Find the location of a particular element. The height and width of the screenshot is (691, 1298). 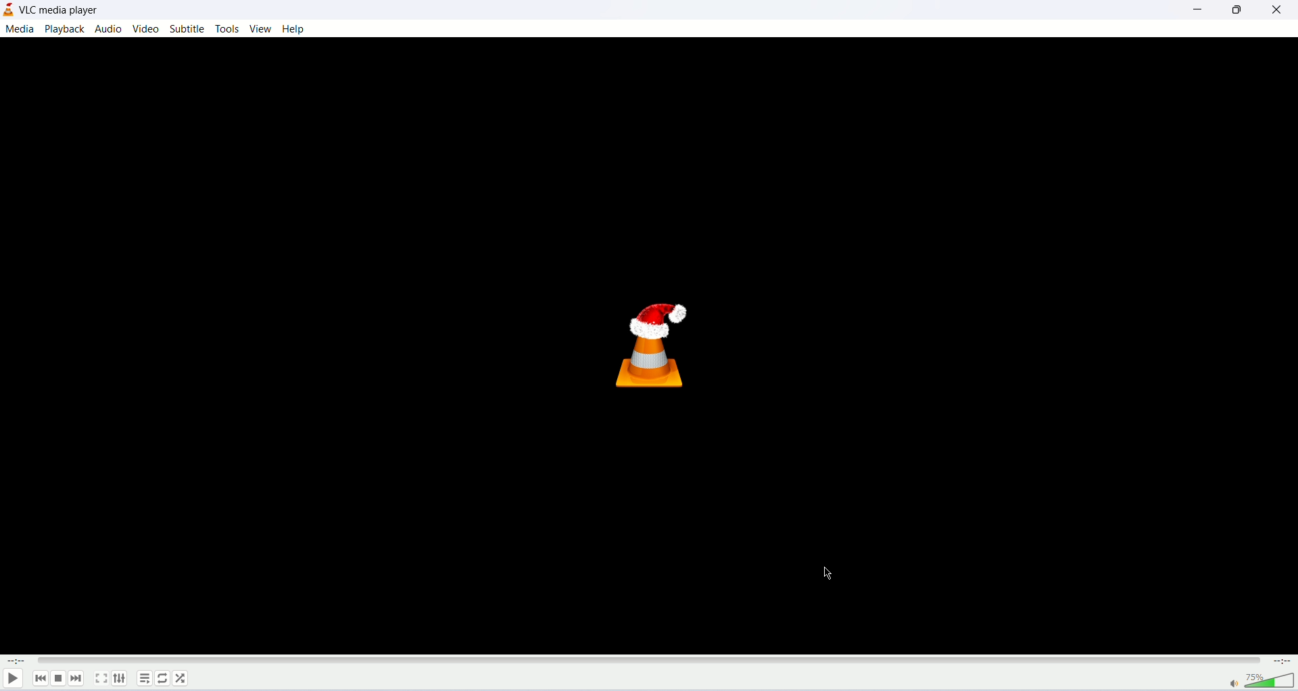

VLC media player is located at coordinates (60, 10).